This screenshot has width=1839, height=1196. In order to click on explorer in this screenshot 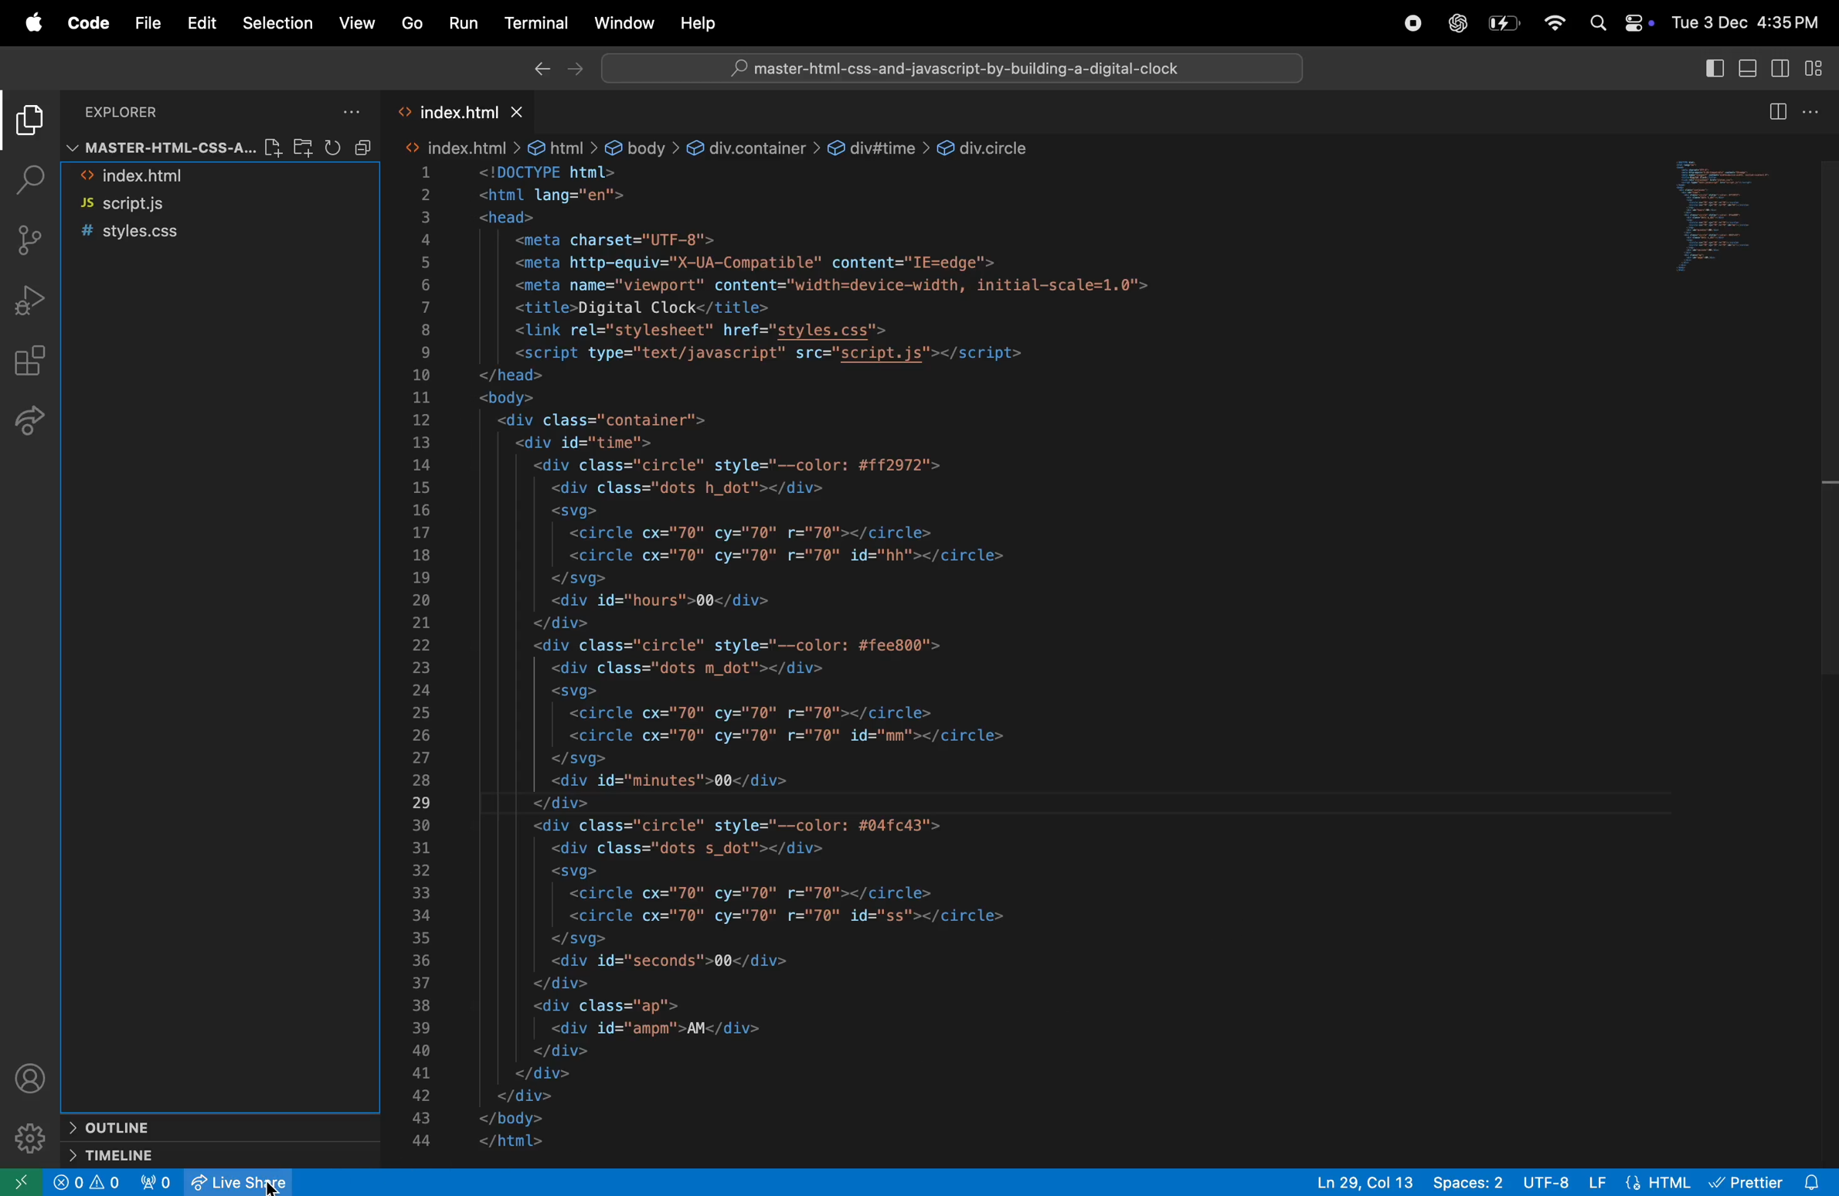, I will do `click(171, 108)`.